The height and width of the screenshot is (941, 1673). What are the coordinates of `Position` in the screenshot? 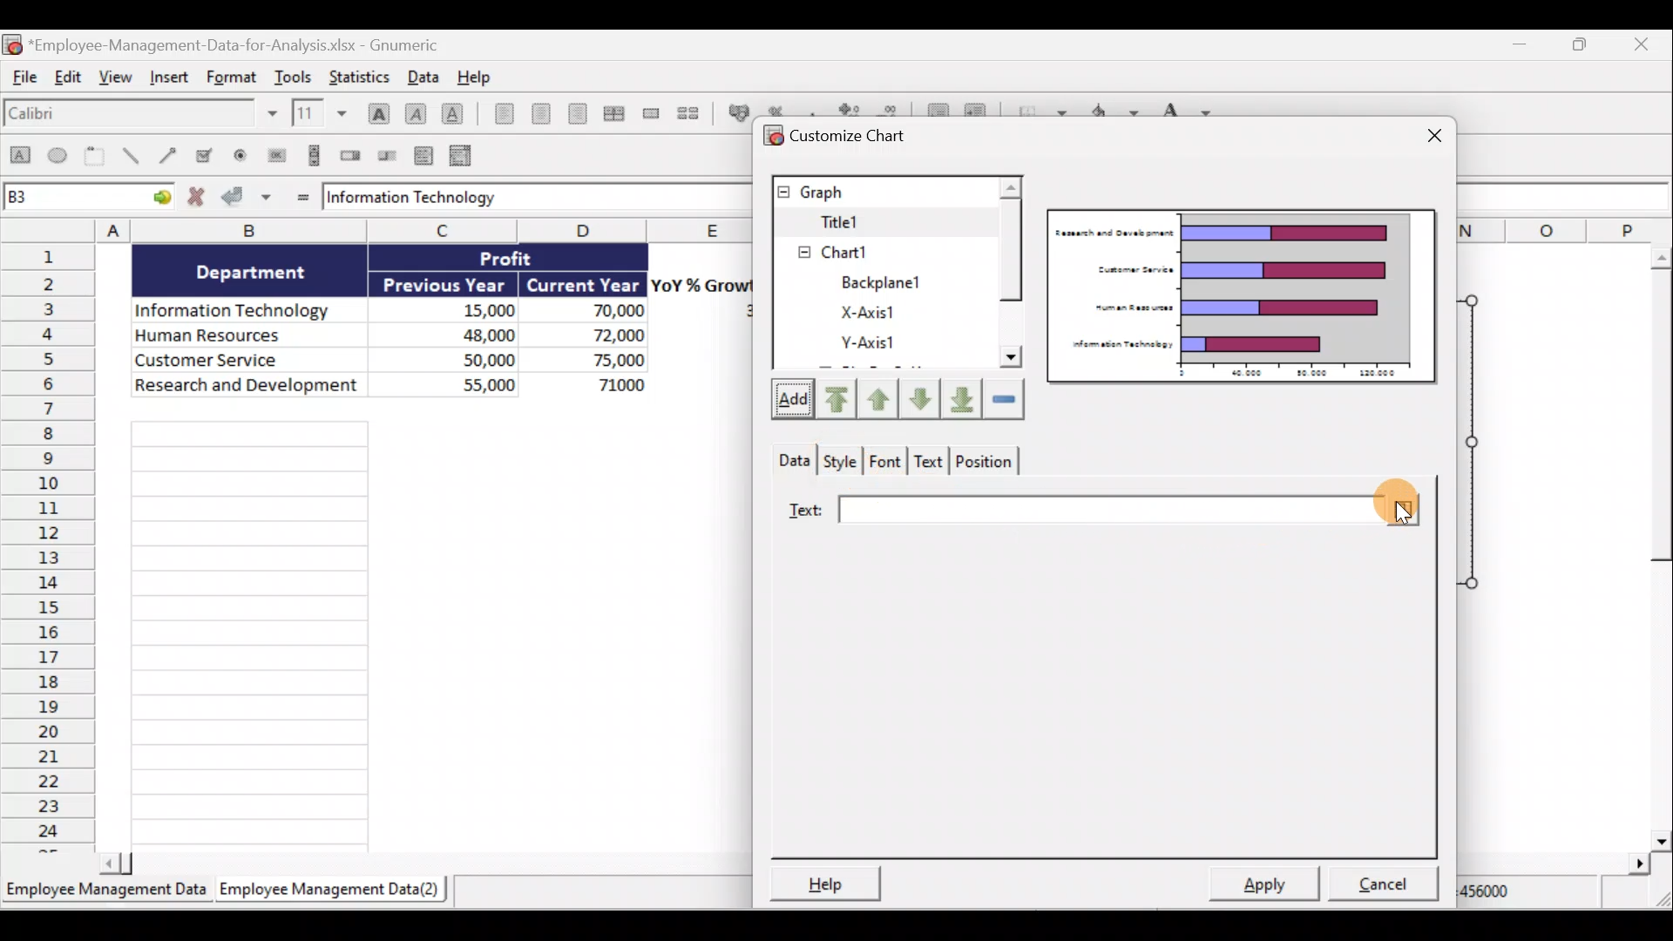 It's located at (986, 464).